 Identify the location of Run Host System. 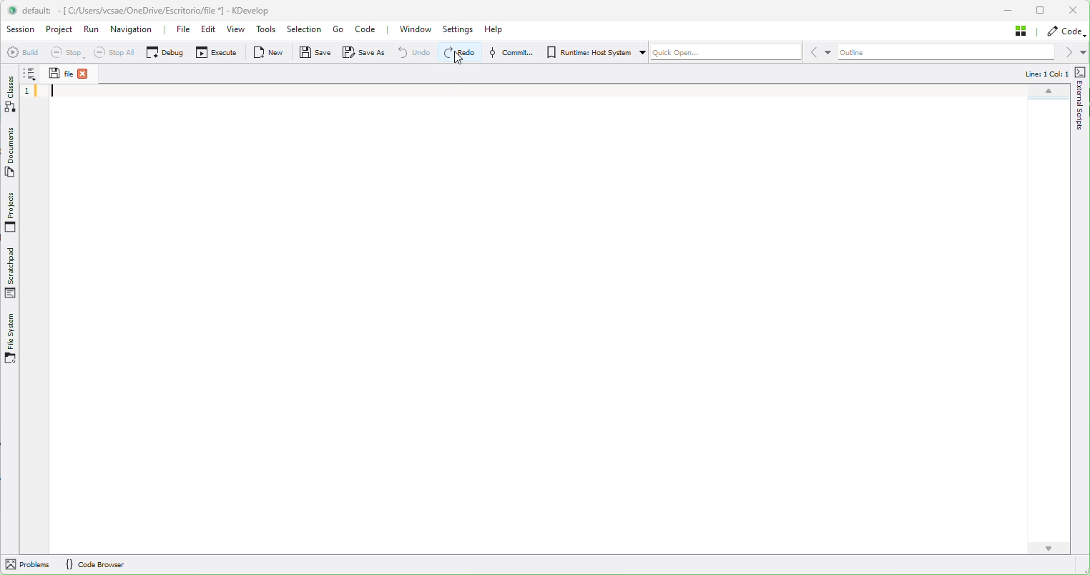
(590, 53).